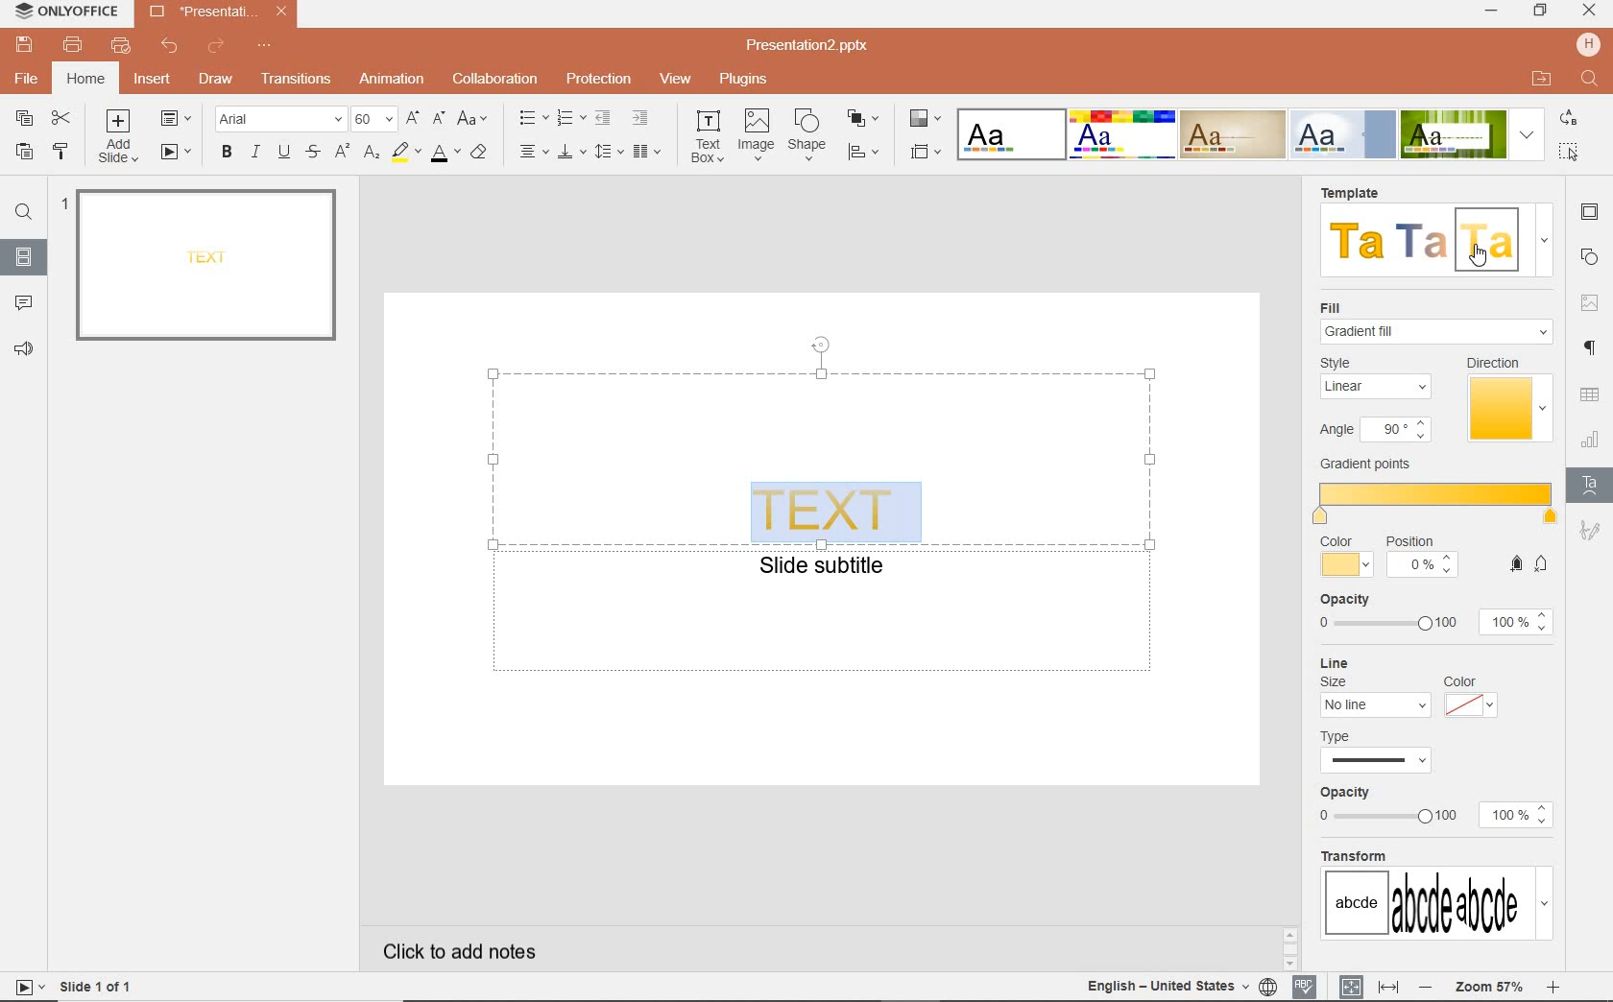  What do you see at coordinates (603, 120) in the screenshot?
I see `DECREASE INDENT` at bounding box center [603, 120].